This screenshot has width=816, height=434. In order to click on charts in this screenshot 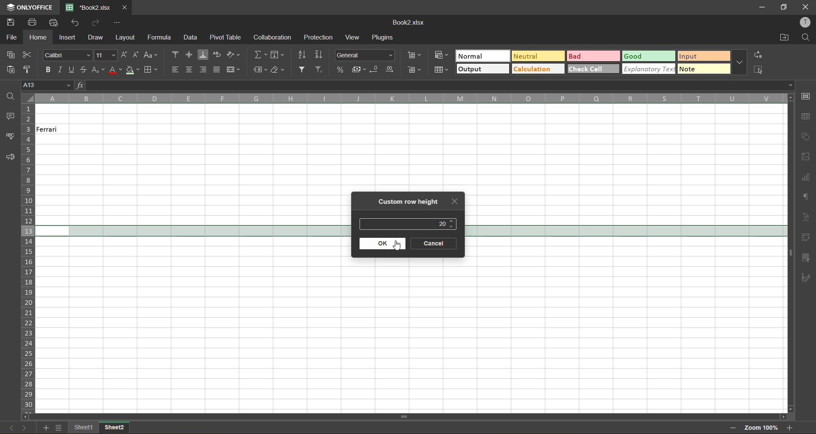, I will do `click(807, 178)`.